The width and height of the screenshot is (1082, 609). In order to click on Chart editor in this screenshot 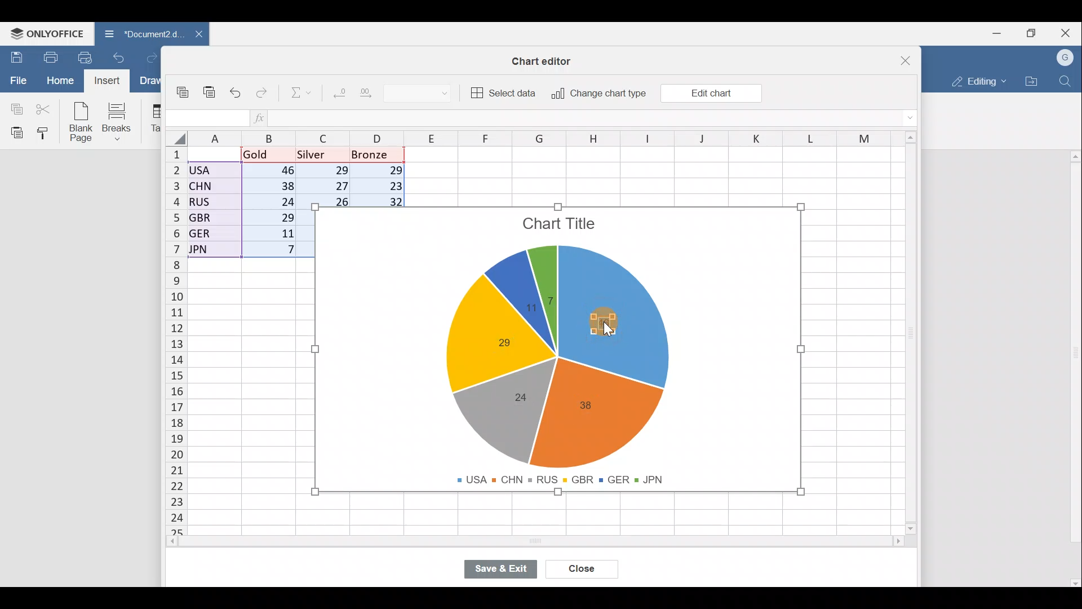, I will do `click(544, 61)`.